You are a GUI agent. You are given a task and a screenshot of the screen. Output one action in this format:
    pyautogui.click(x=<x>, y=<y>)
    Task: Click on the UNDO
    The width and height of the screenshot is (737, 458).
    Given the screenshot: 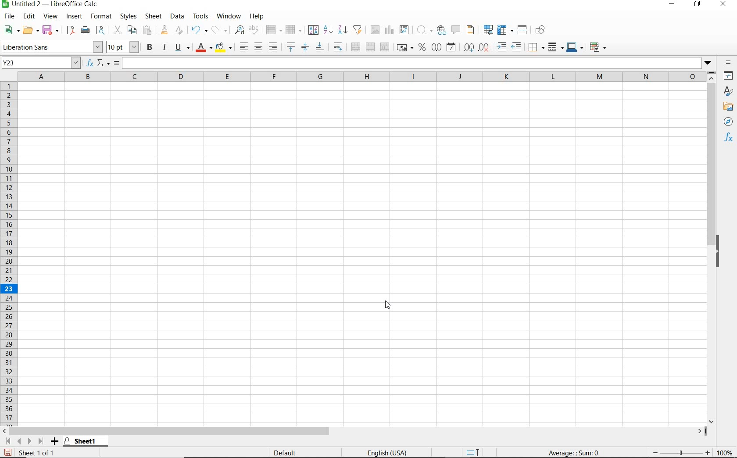 What is the action you would take?
    pyautogui.click(x=198, y=31)
    